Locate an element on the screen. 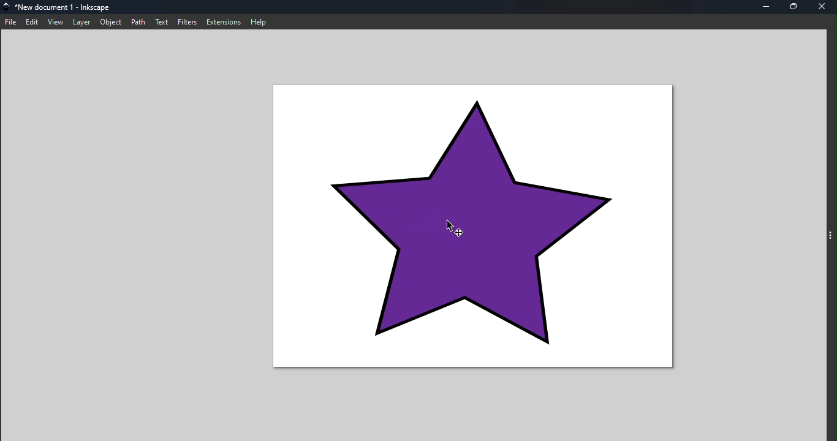 The image size is (837, 441). File is located at coordinates (10, 22).